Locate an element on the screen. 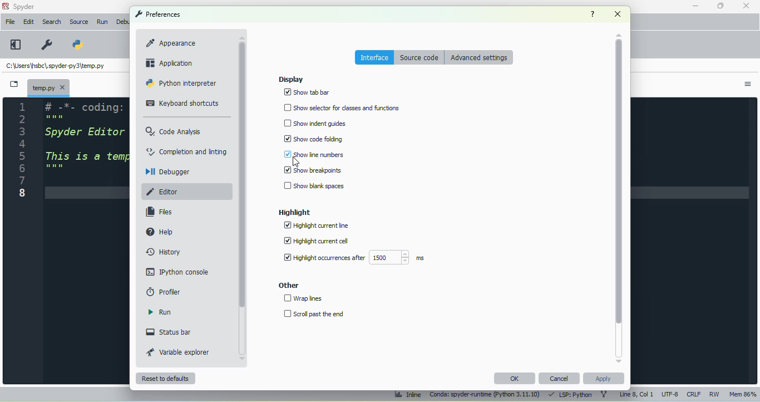 Image resolution: width=760 pixels, height=402 pixels. line 8, col 1 is located at coordinates (636, 394).